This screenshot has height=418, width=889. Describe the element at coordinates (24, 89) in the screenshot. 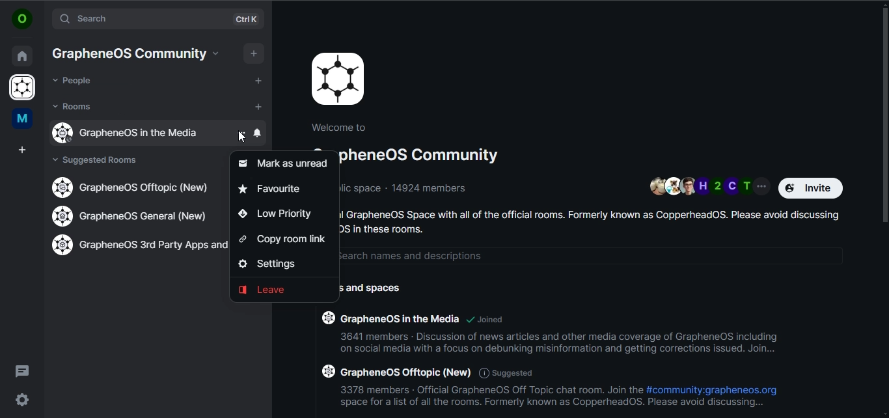

I see `grapheneOS` at that location.